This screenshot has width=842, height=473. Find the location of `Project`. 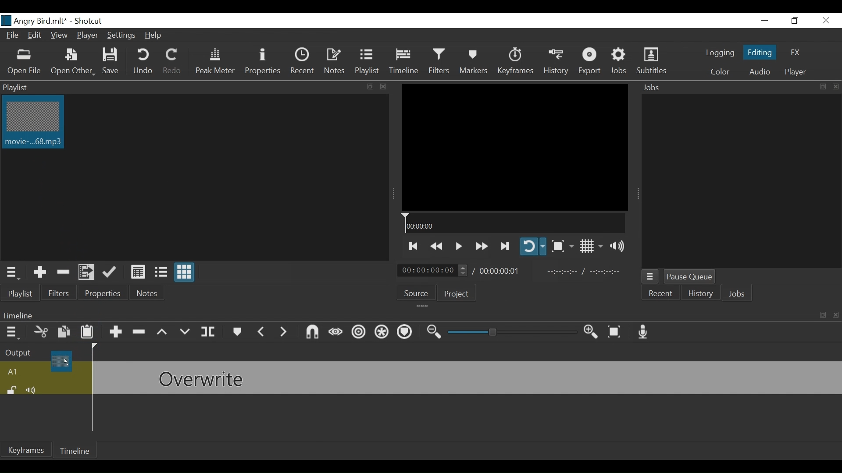

Project is located at coordinates (460, 293).